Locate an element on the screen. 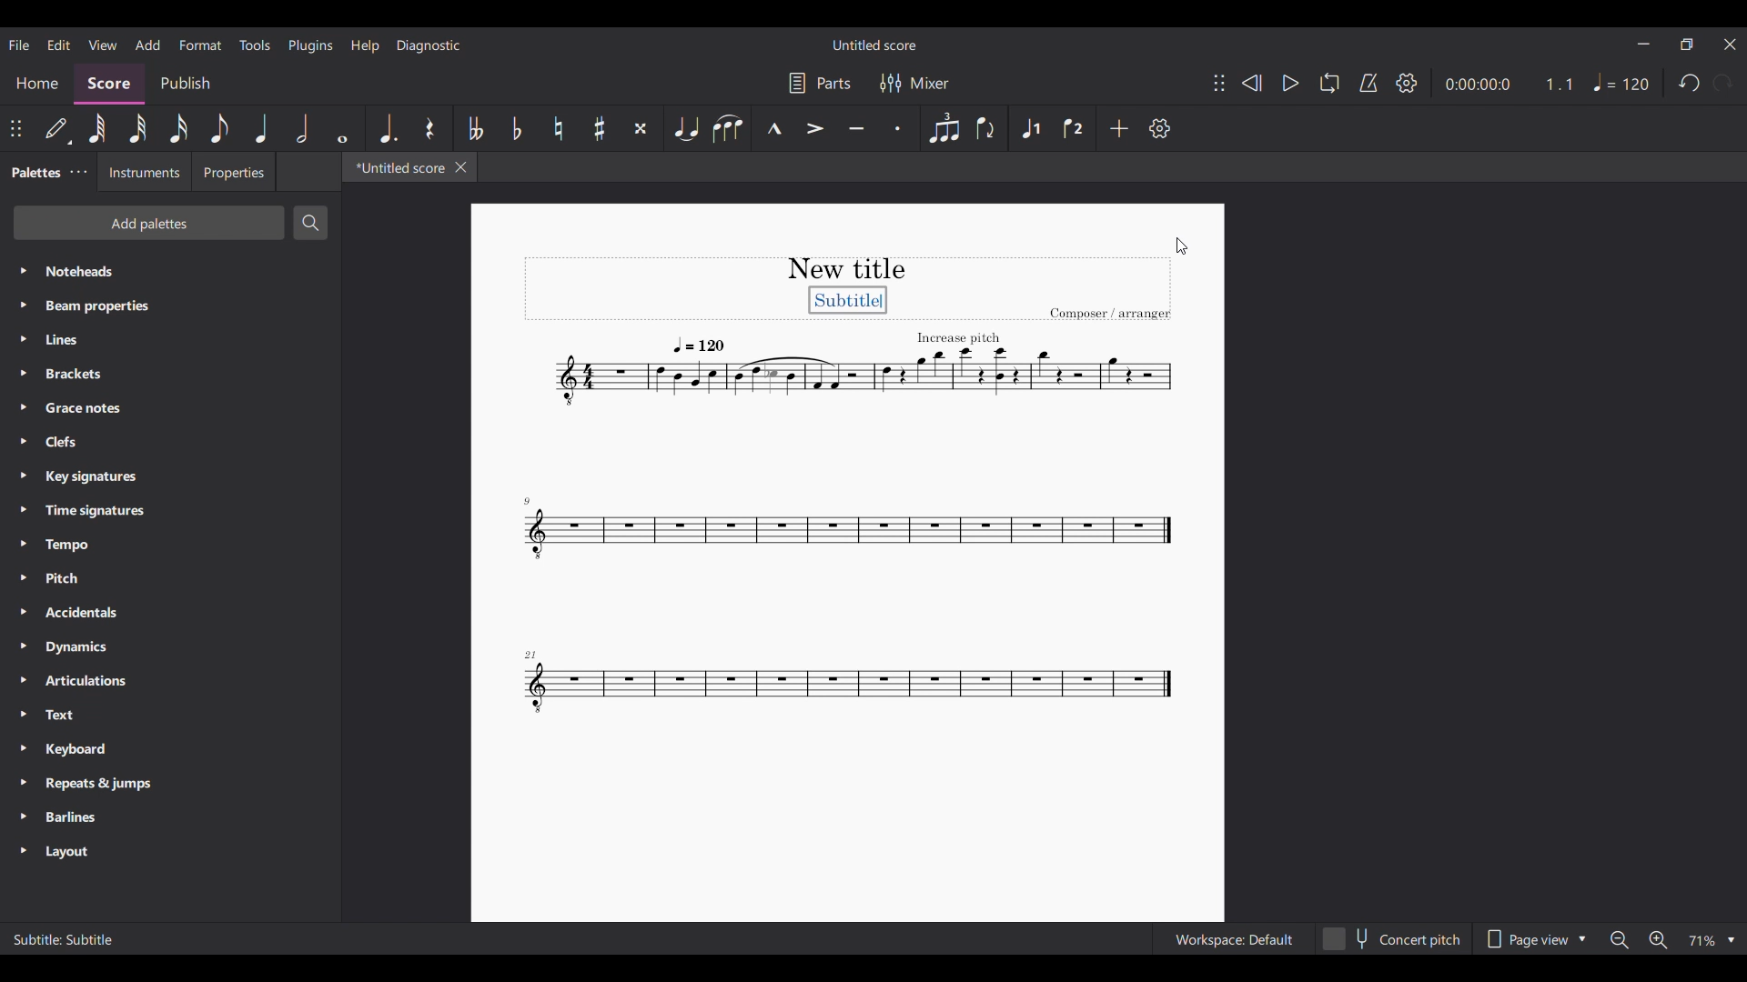  Publish section is located at coordinates (186, 84).